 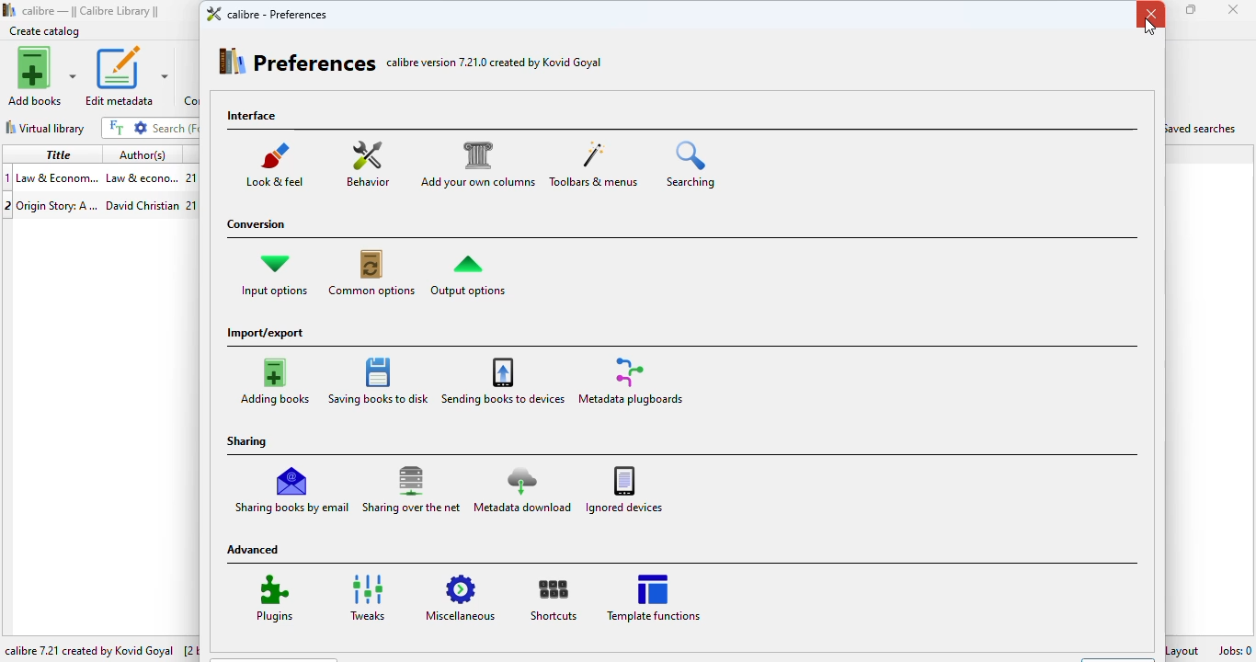 What do you see at coordinates (90, 650) in the screenshot?
I see `calibre 7.21 created by Kovid Goyal` at bounding box center [90, 650].